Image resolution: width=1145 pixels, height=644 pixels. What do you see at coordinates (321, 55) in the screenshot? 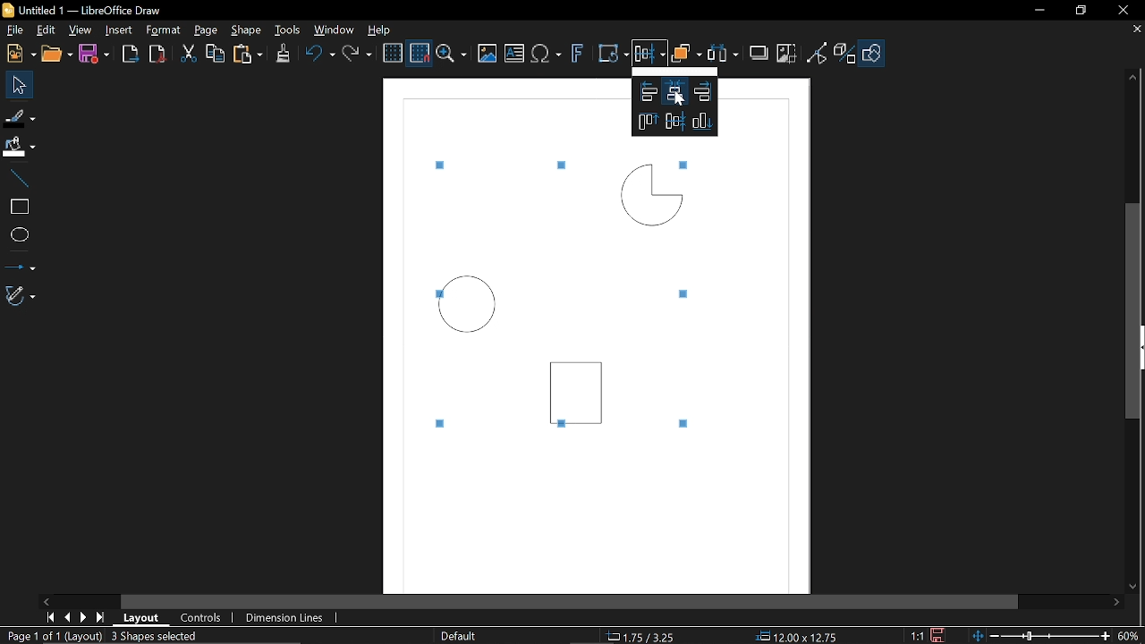
I see `undo` at bounding box center [321, 55].